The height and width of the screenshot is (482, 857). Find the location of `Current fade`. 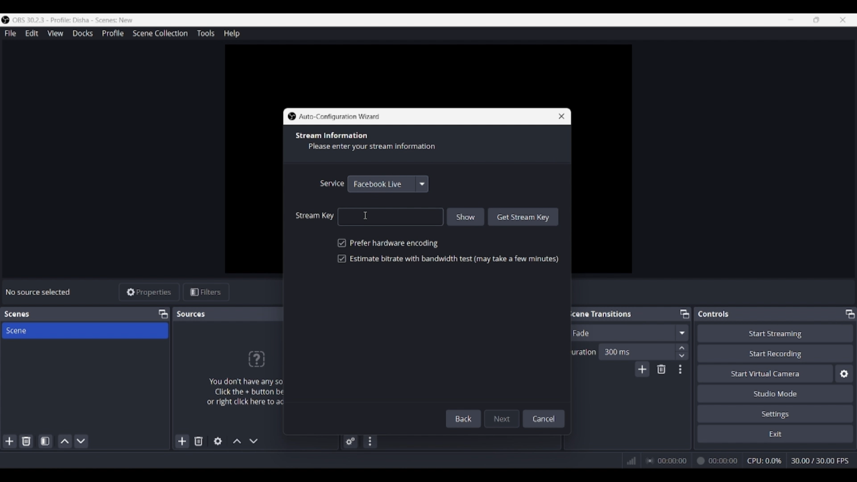

Current fade is located at coordinates (620, 332).